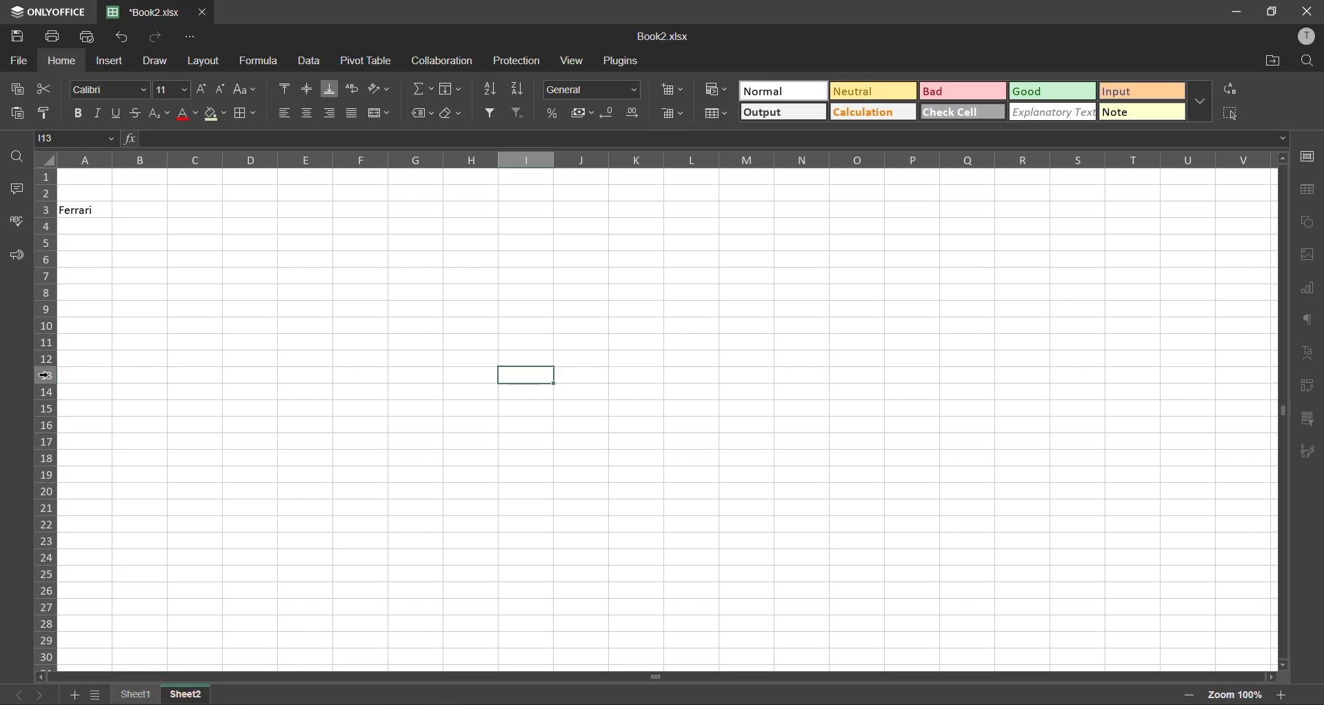 The image size is (1324, 705). I want to click on zoom in, so click(1284, 696).